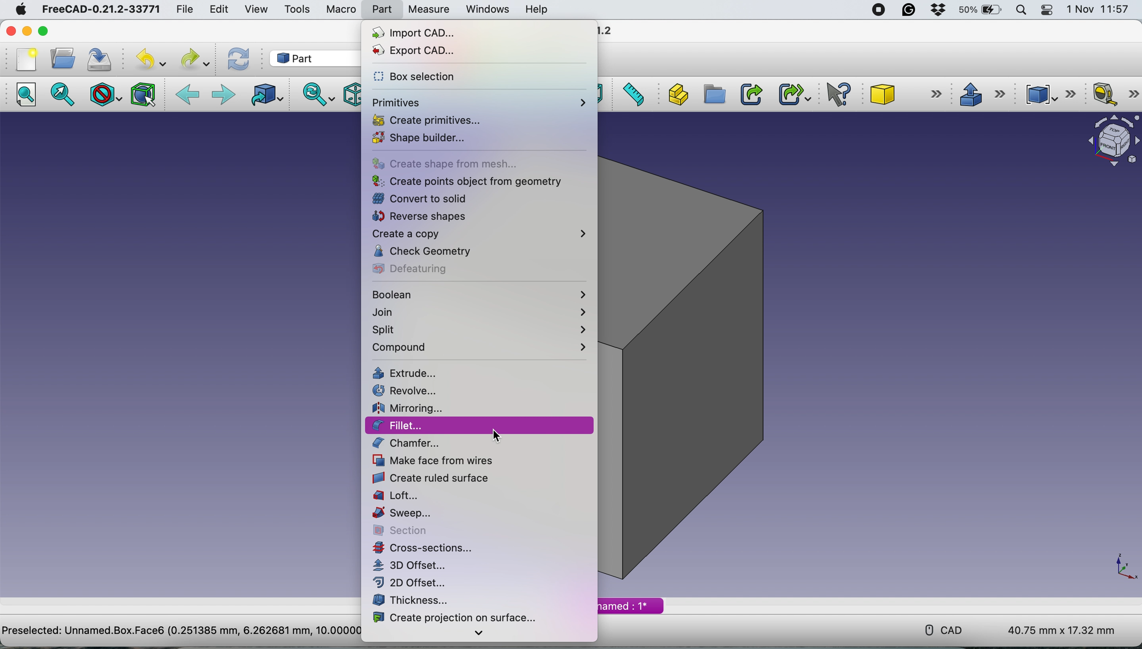 This screenshot has width=1142, height=649. I want to click on split, so click(481, 330).